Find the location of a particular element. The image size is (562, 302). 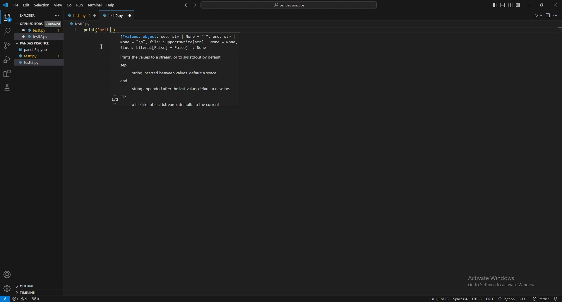

utf-8 is located at coordinates (476, 299).